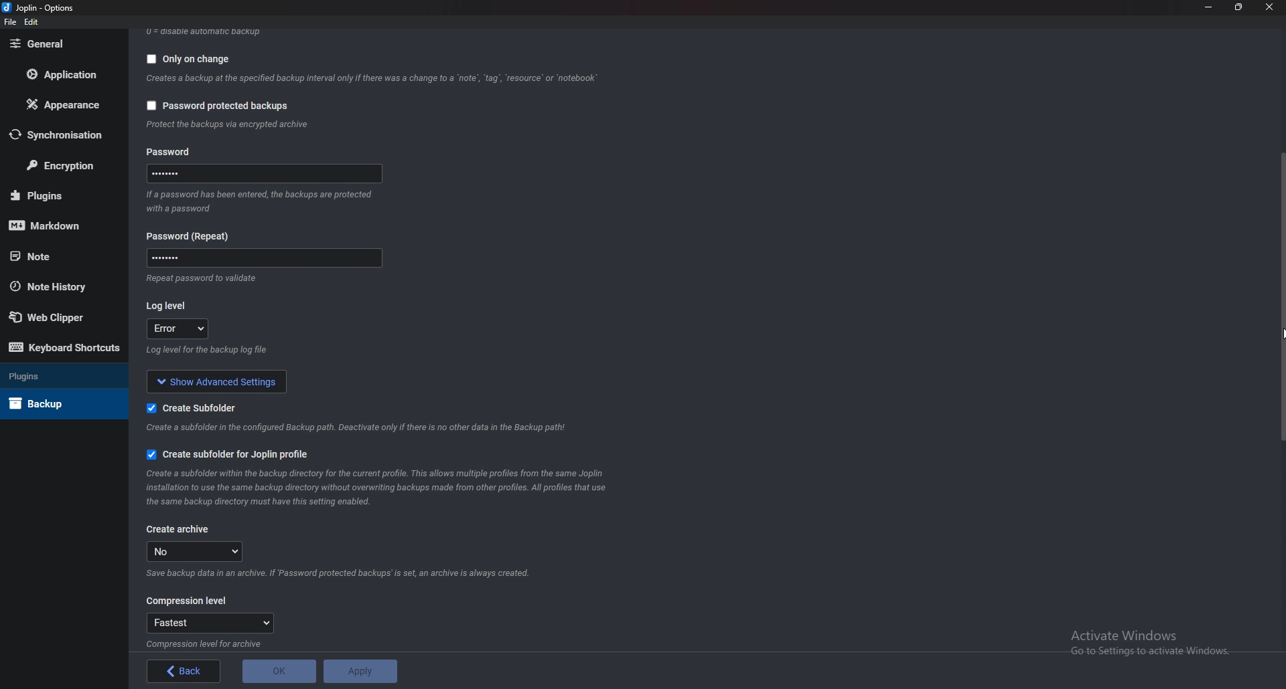 This screenshot has height=689, width=1286. What do you see at coordinates (68, 74) in the screenshot?
I see `Application` at bounding box center [68, 74].